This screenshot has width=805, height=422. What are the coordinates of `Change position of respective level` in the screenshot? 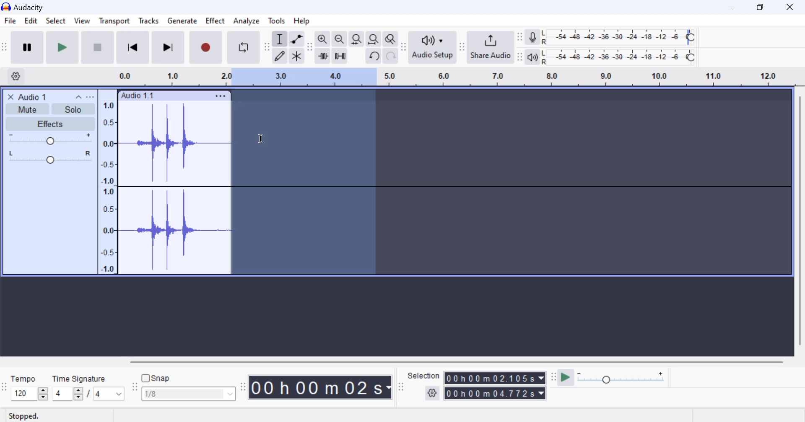 It's located at (520, 47).